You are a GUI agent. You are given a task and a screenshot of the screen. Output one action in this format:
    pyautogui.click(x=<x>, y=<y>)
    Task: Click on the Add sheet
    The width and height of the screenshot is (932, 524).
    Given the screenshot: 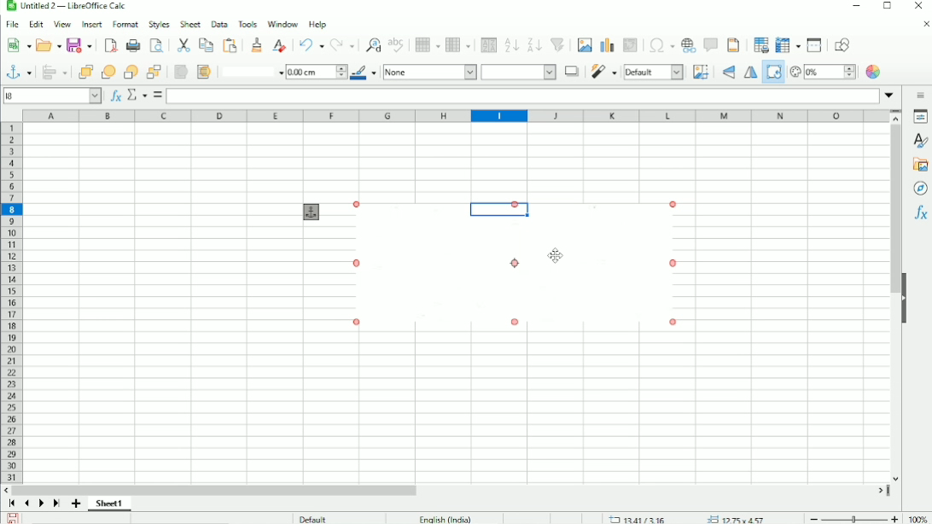 What is the action you would take?
    pyautogui.click(x=75, y=504)
    